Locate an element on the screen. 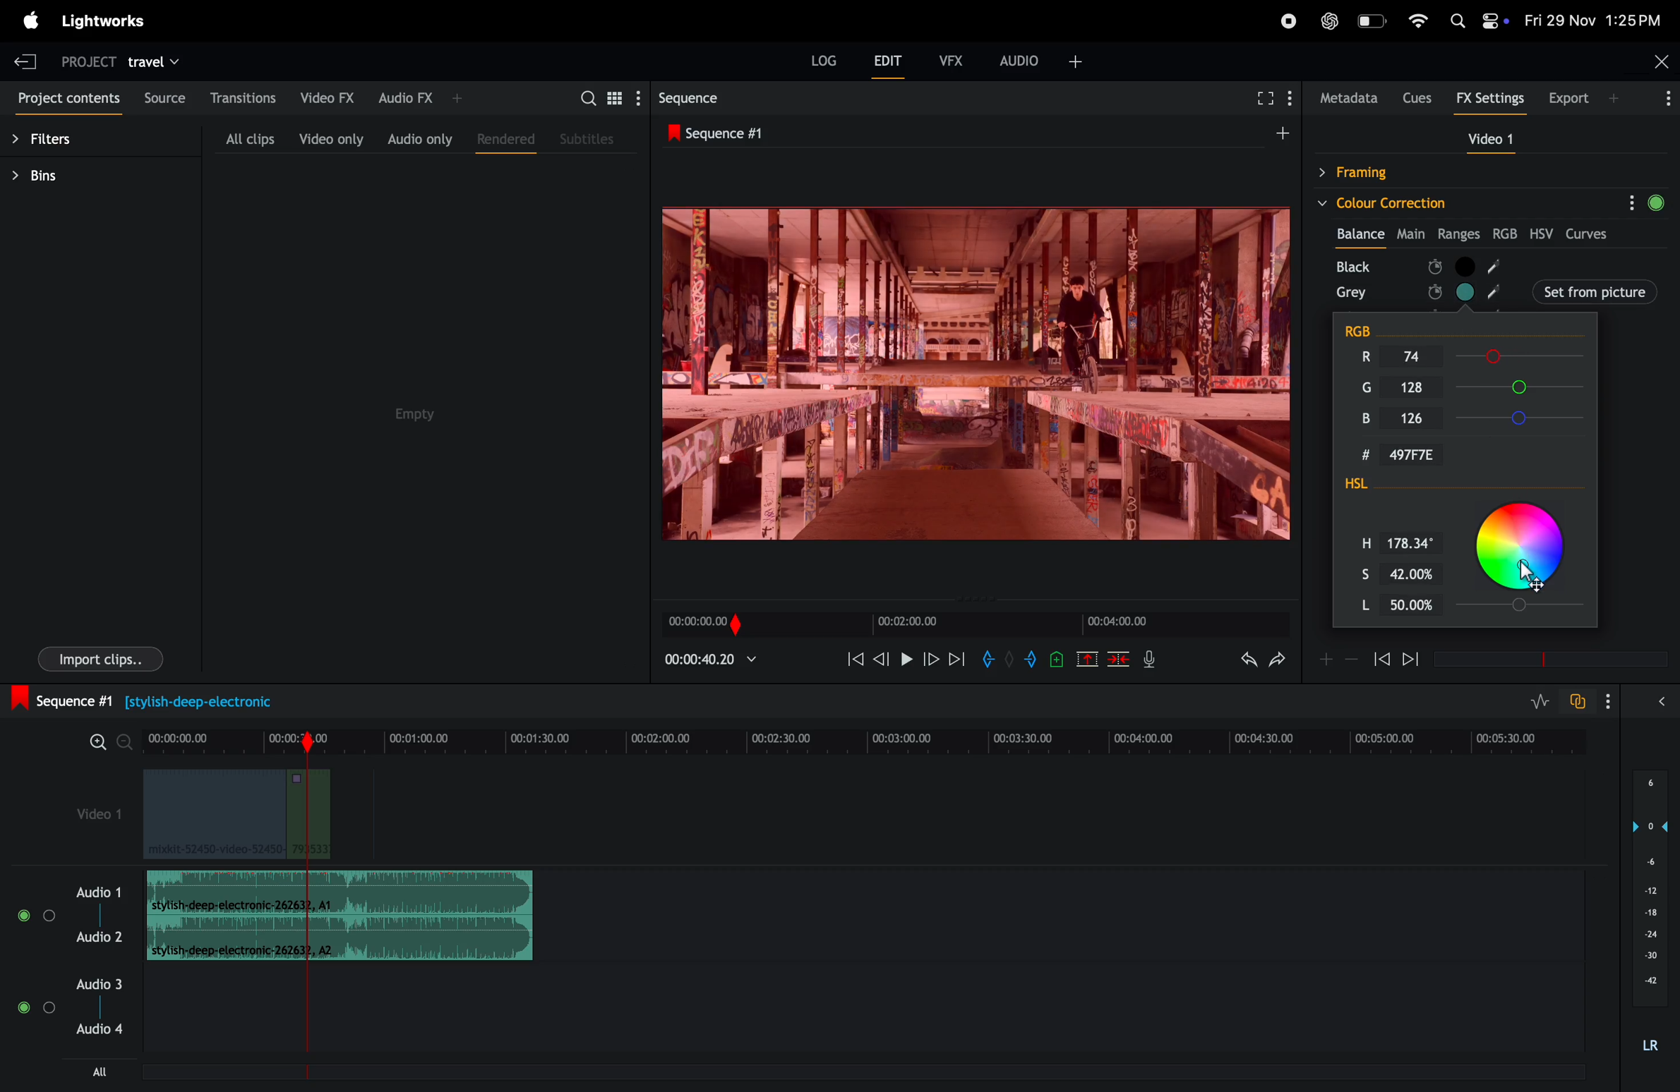 The height and width of the screenshot is (1092, 1680). rewind  is located at coordinates (854, 659).